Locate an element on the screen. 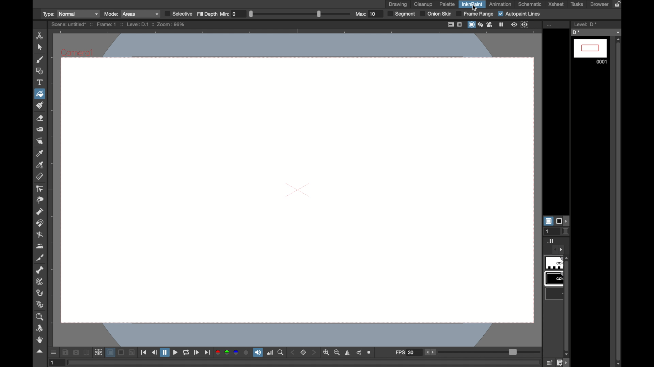  snapshot is located at coordinates (76, 352).